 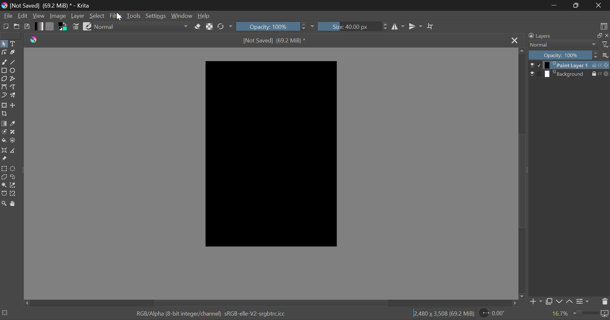 I want to click on Cursor, so click(x=118, y=16).